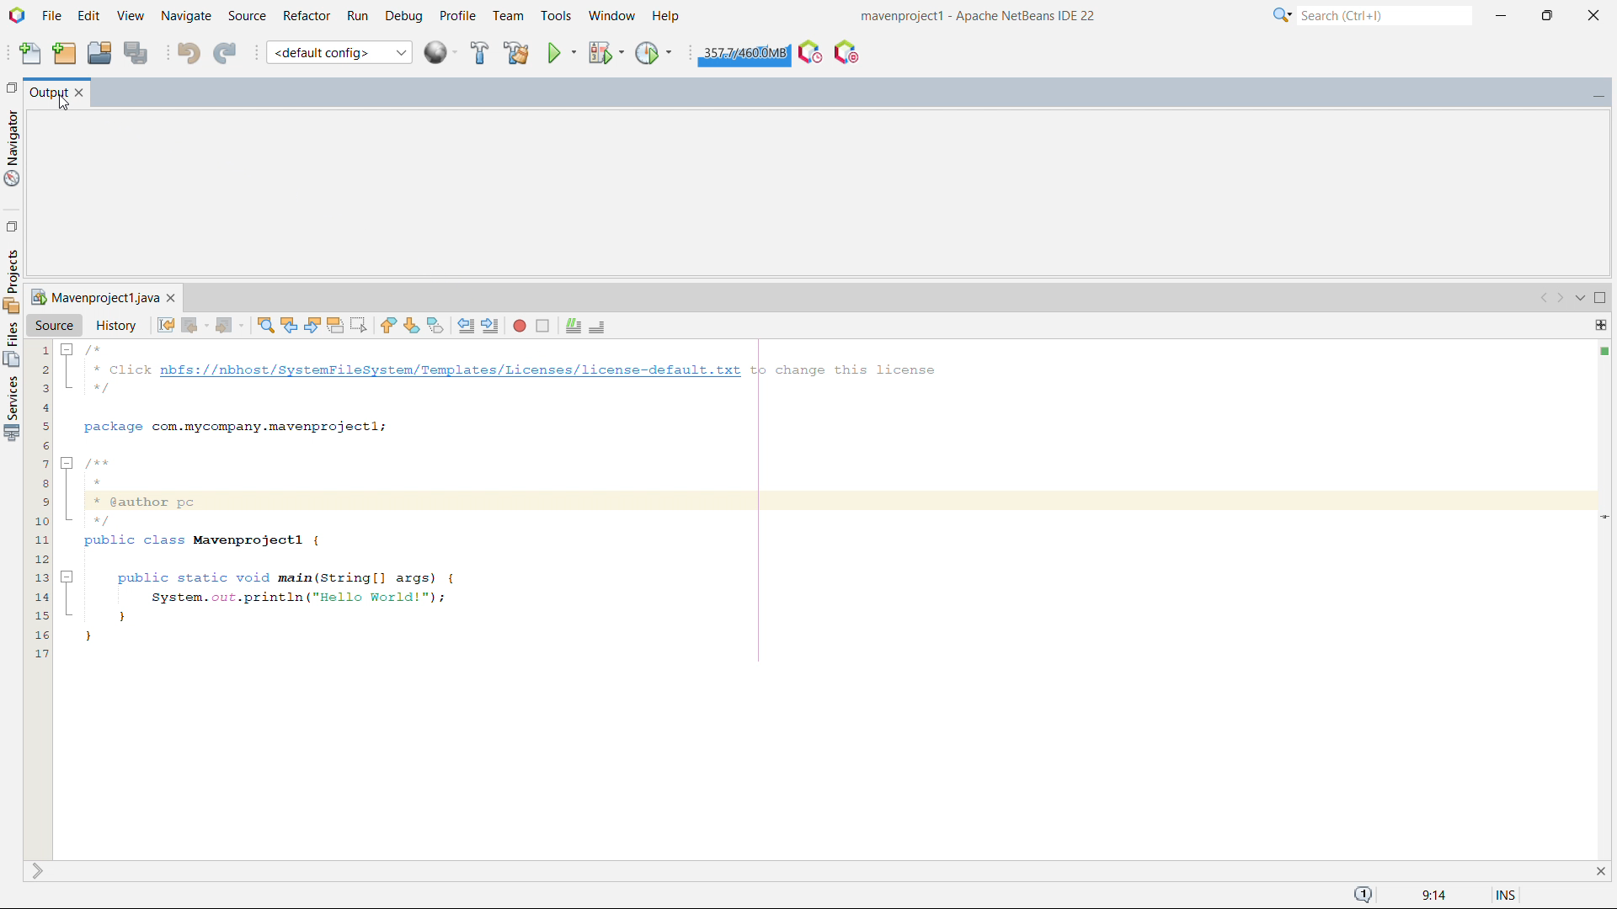 The image size is (1617, 909). I want to click on view, so click(131, 15).